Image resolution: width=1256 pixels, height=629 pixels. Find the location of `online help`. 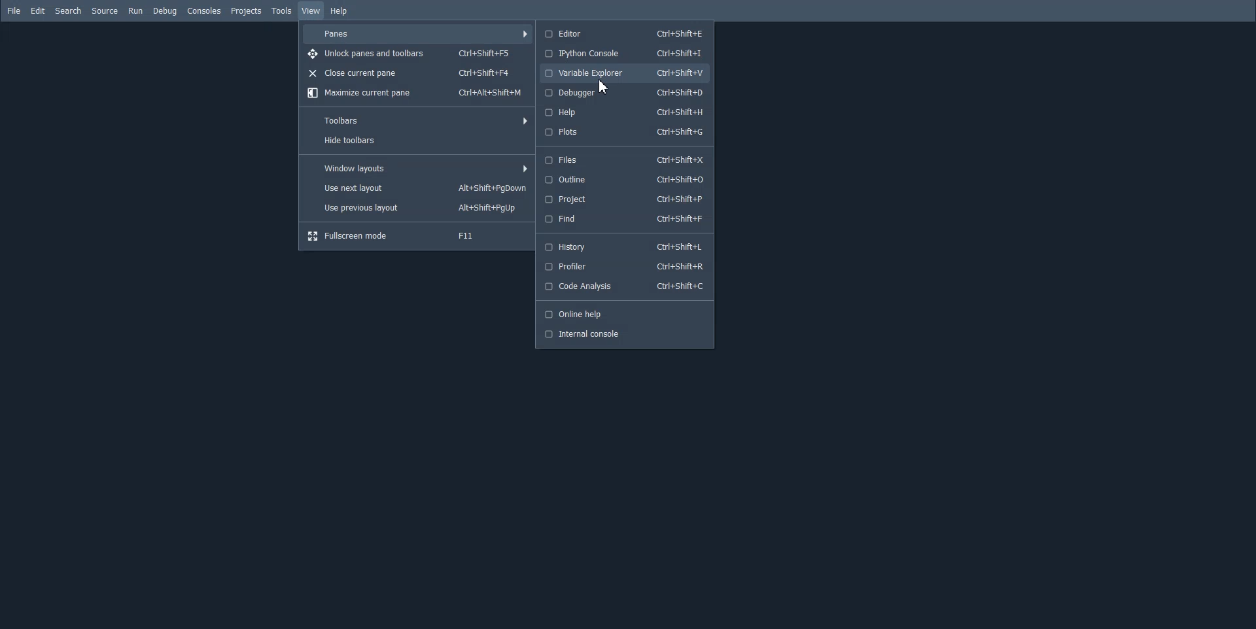

online help is located at coordinates (621, 313).